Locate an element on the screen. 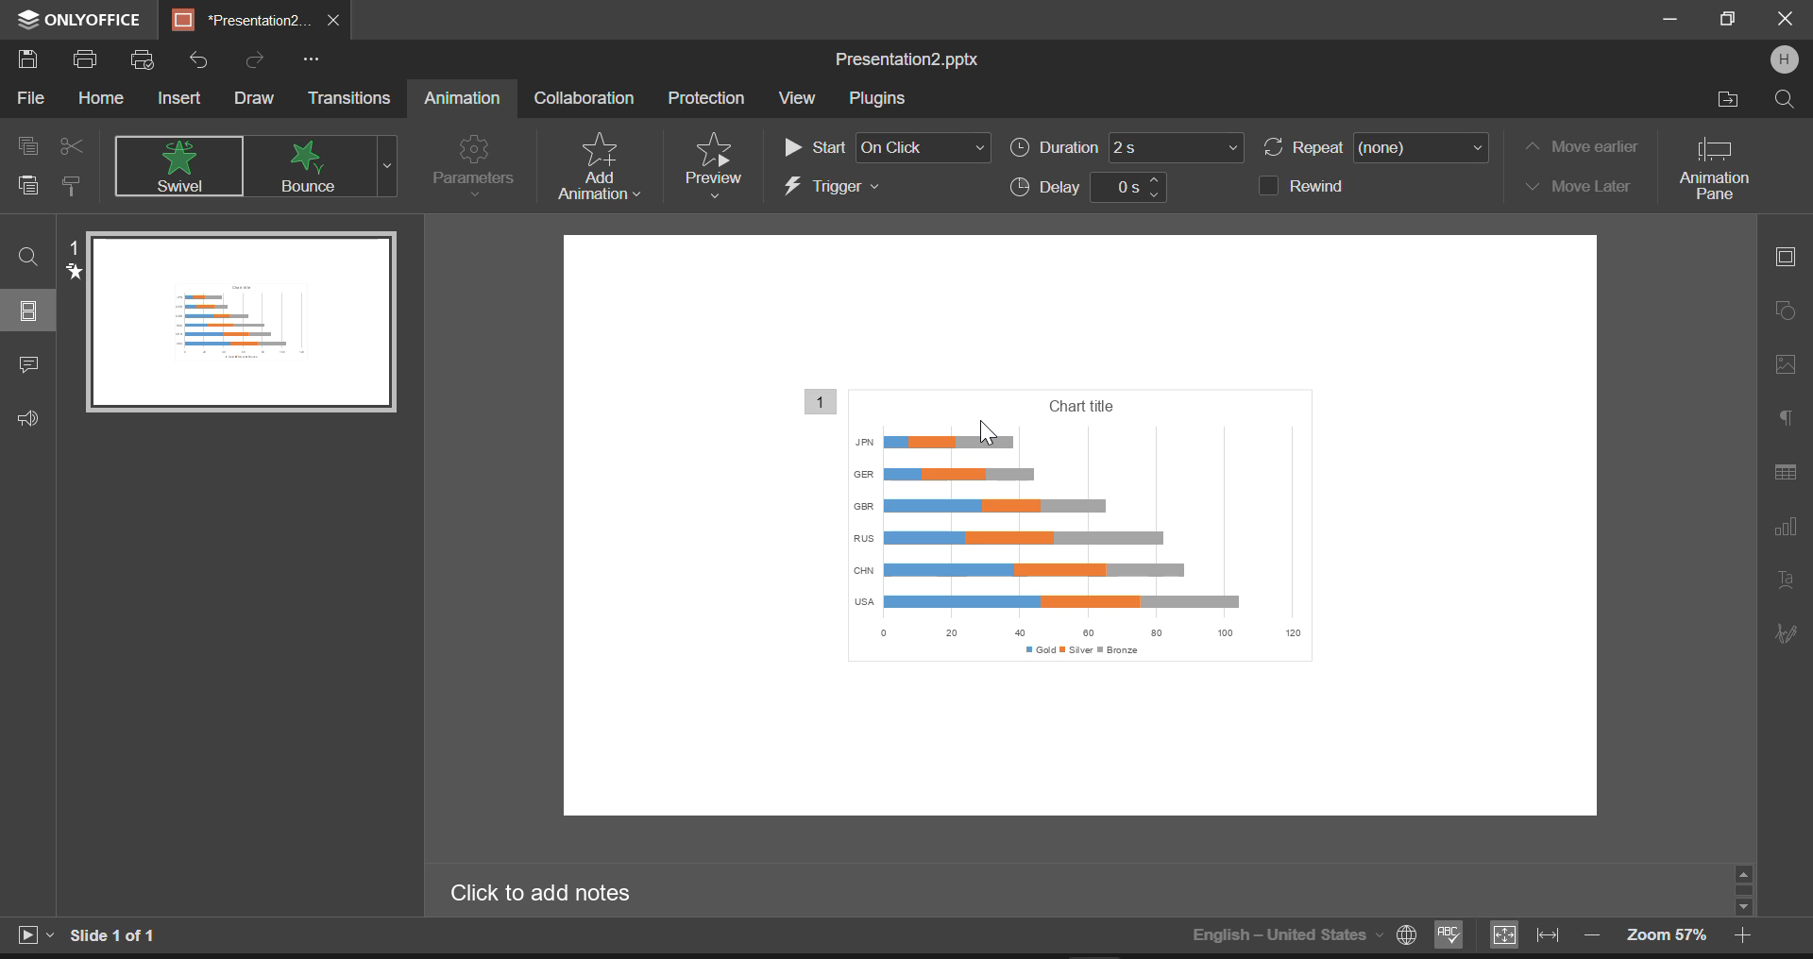  Cursor Position AFTER_LAST_ACTION is located at coordinates (986, 432).